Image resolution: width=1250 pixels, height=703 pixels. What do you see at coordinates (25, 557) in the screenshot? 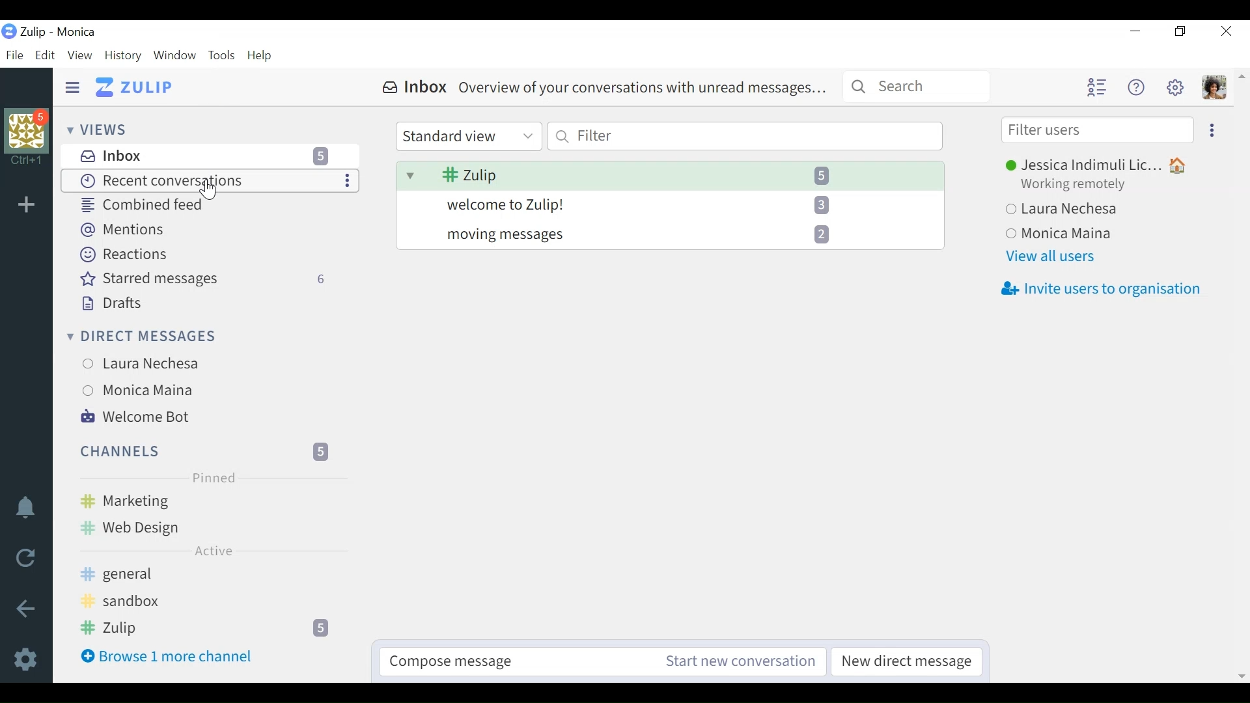
I see `Reload` at bounding box center [25, 557].